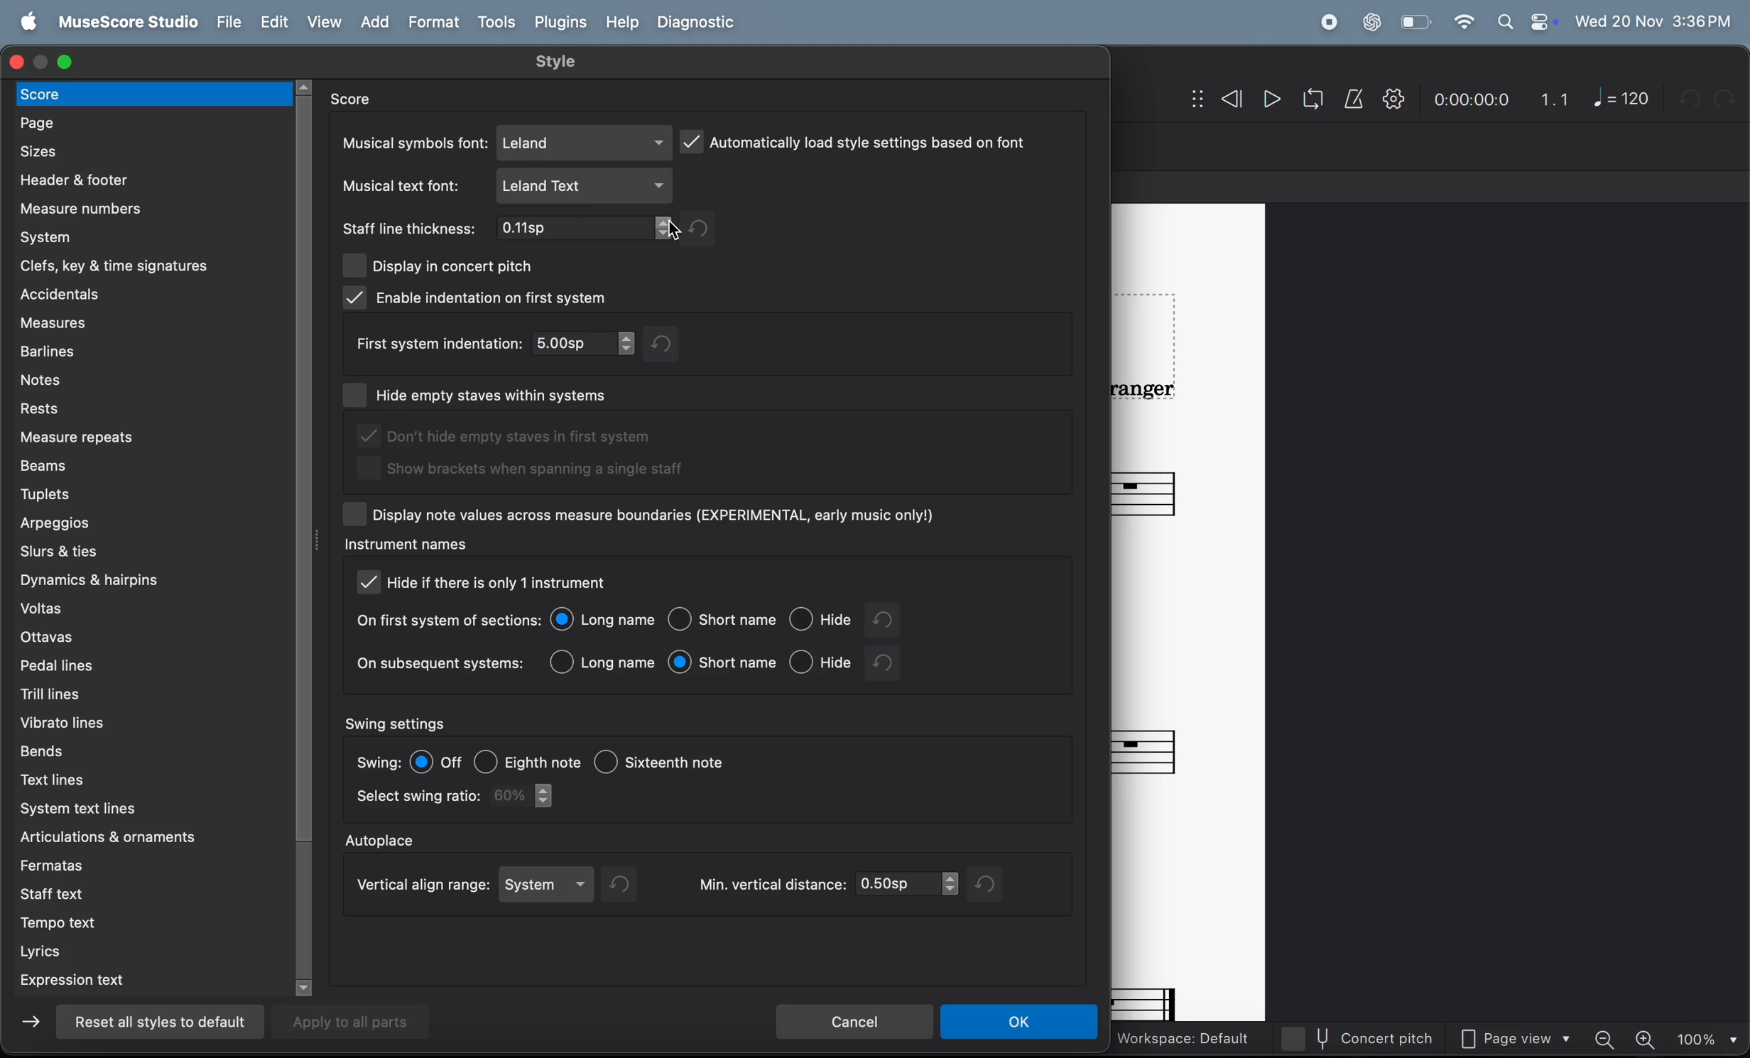 The image size is (1750, 1058). I want to click on on first system of actions, so click(447, 621).